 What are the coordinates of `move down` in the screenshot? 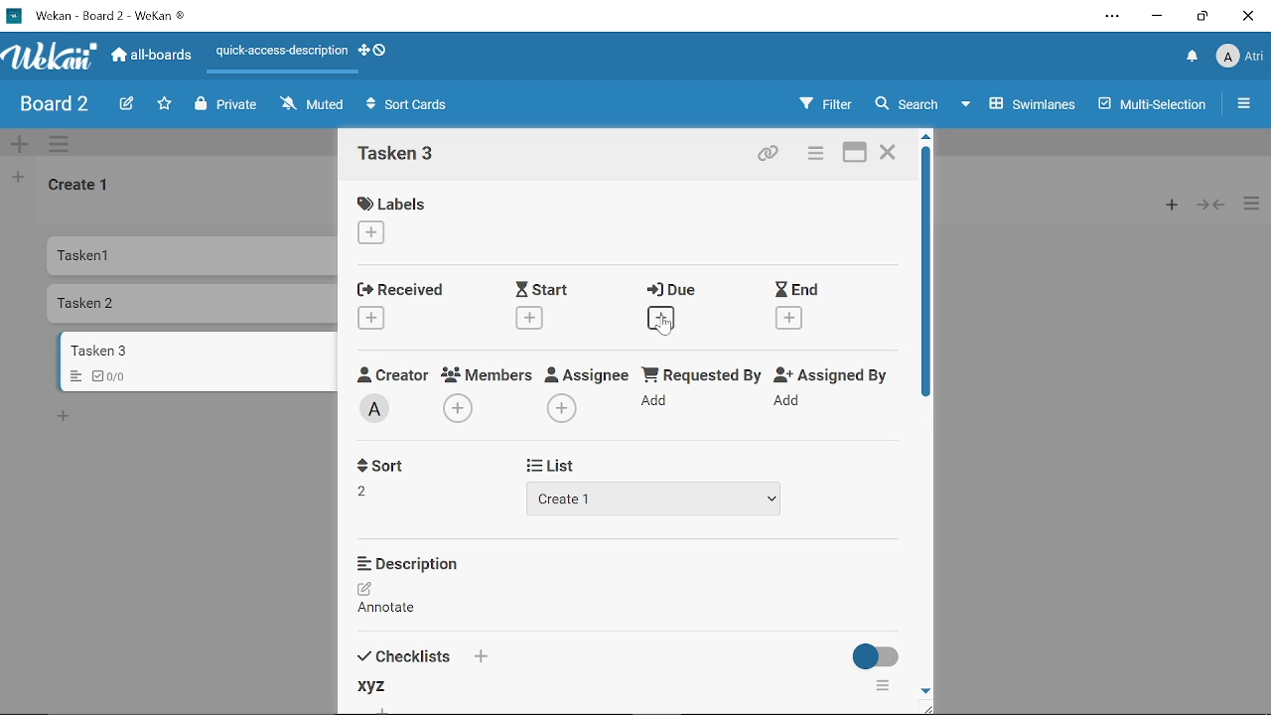 It's located at (926, 688).